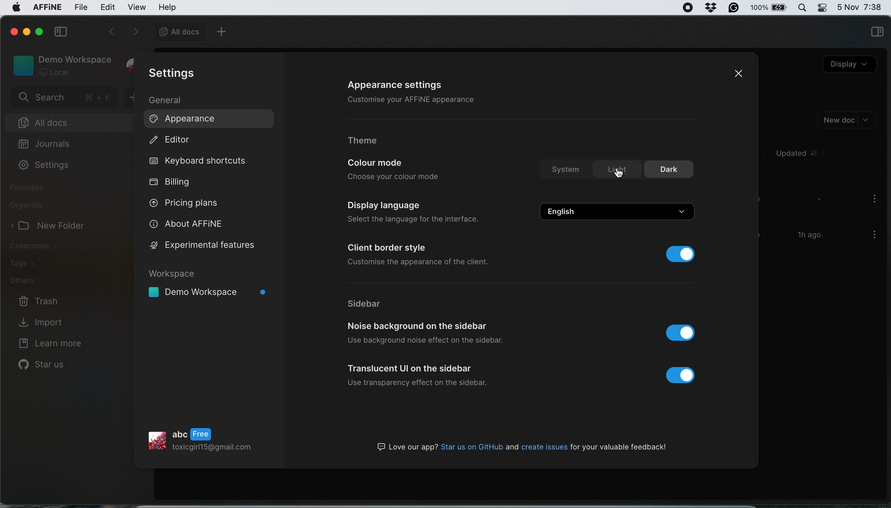 The width and height of the screenshot is (891, 508). Describe the element at coordinates (872, 236) in the screenshot. I see `more options` at that location.